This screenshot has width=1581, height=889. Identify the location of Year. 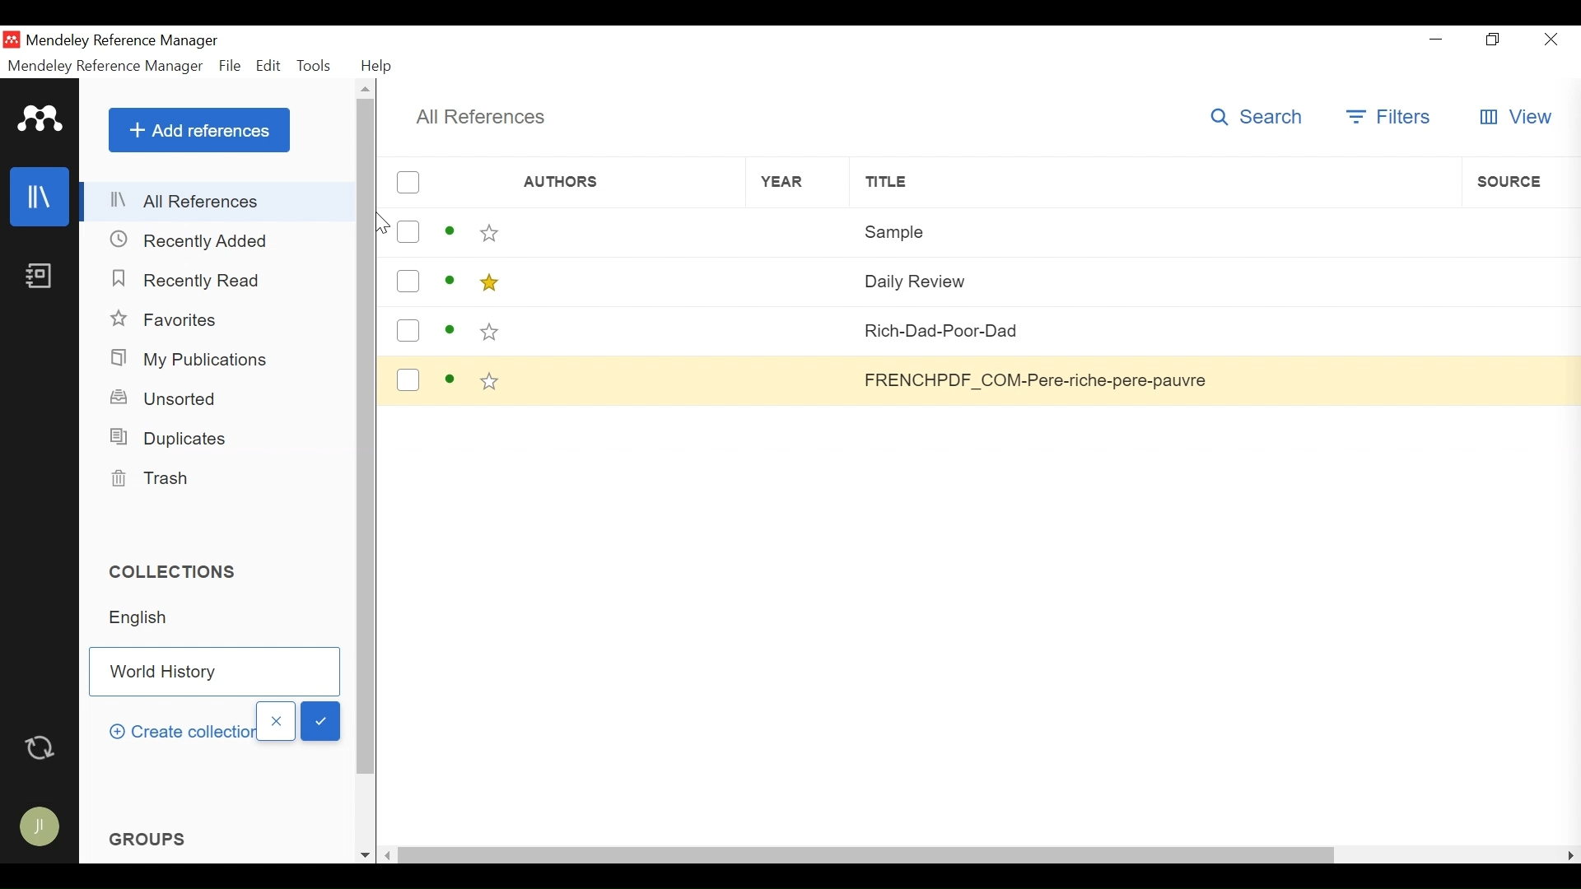
(800, 330).